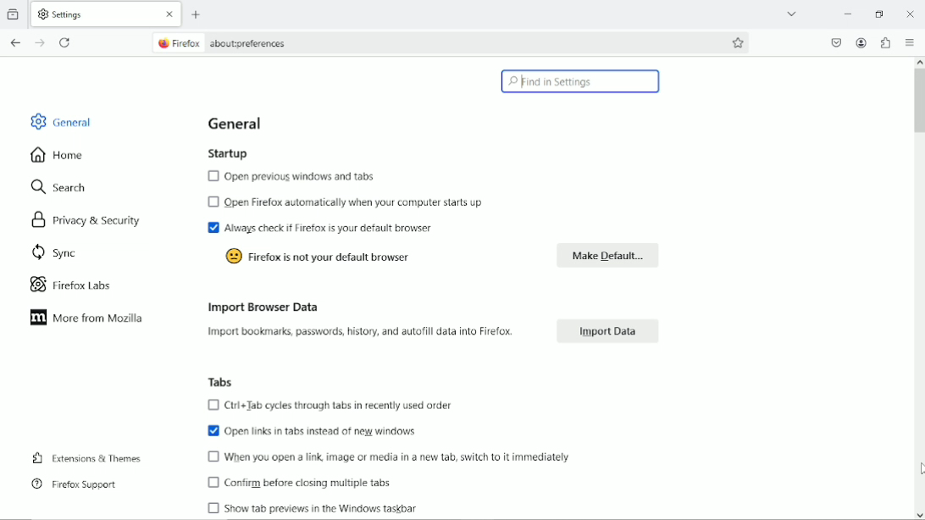  Describe the element at coordinates (347, 202) in the screenshot. I see `Open firefox automatically when your computer starts up` at that location.